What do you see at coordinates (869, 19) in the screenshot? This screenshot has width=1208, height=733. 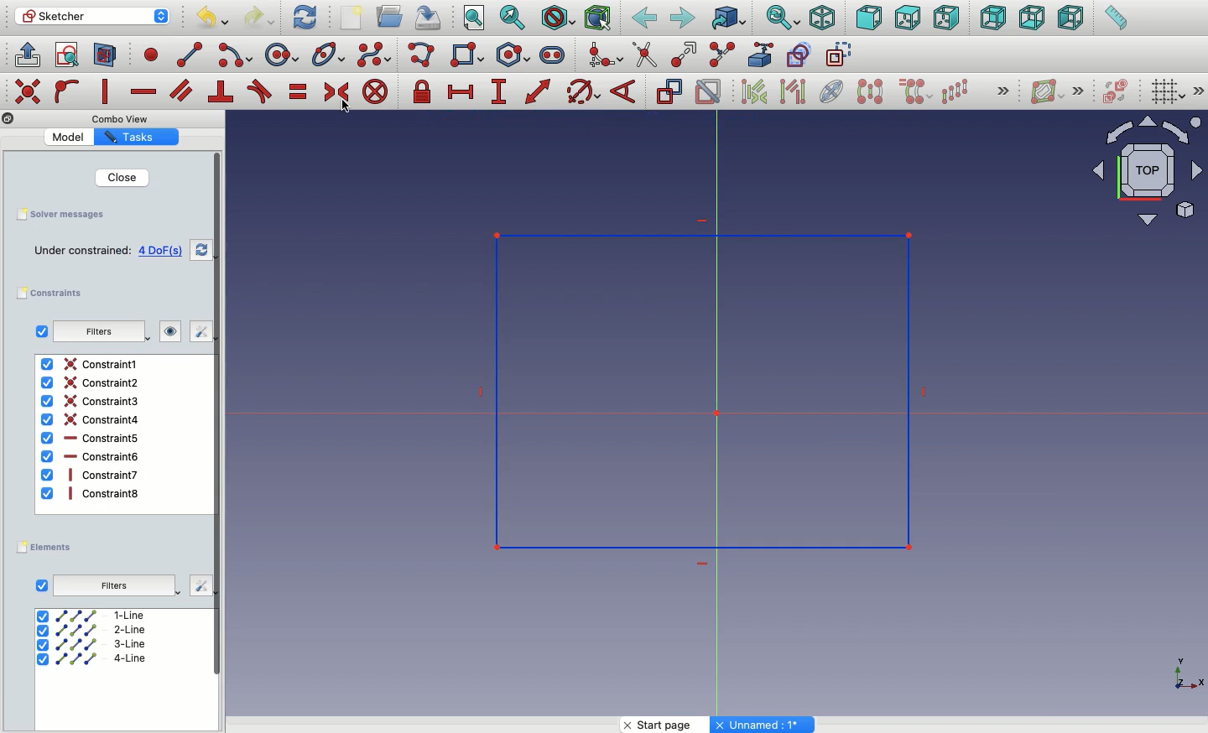 I see `Front` at bounding box center [869, 19].